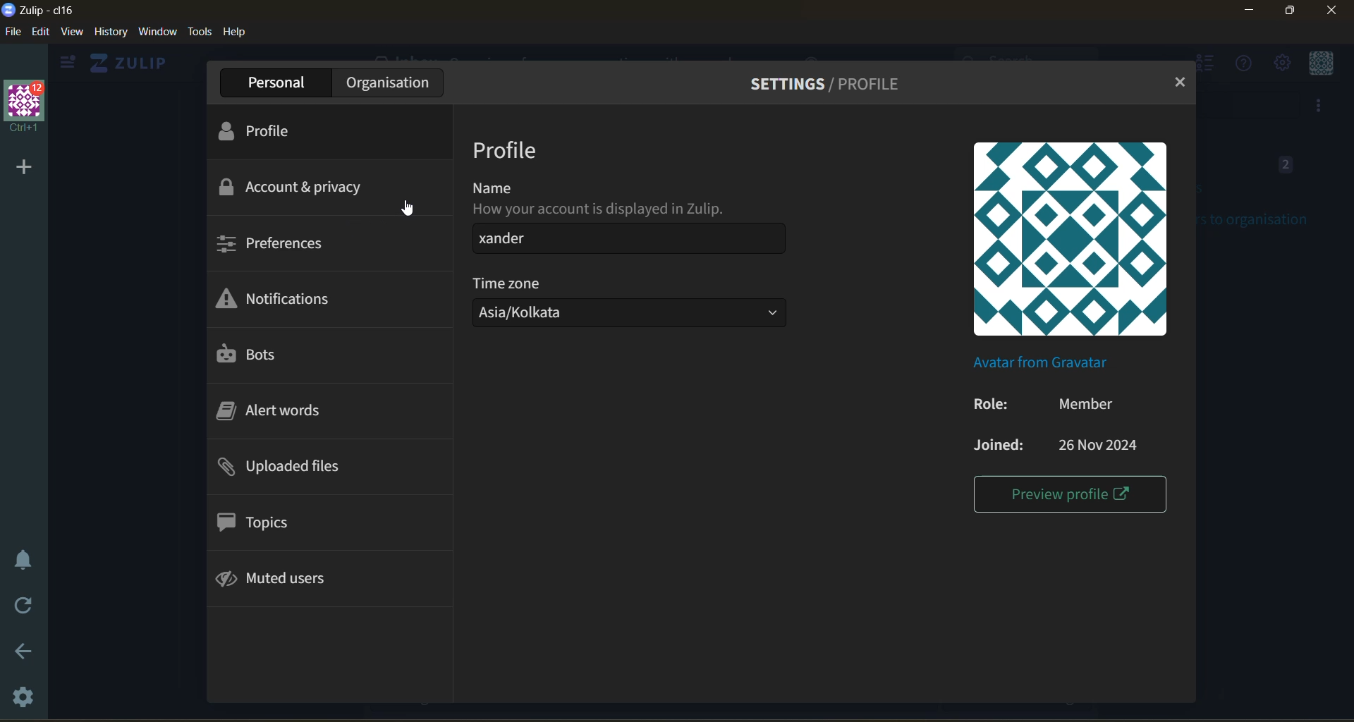 Image resolution: width=1354 pixels, height=722 pixels. Describe the element at coordinates (1334, 11) in the screenshot. I see `close` at that location.